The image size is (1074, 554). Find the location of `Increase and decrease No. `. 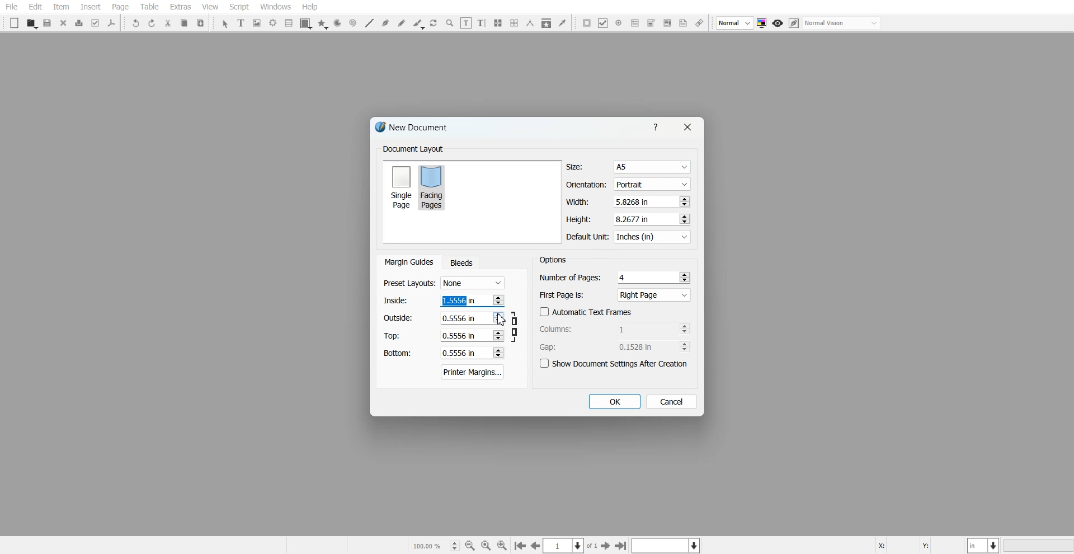

Increase and decrease No.  is located at coordinates (683, 219).